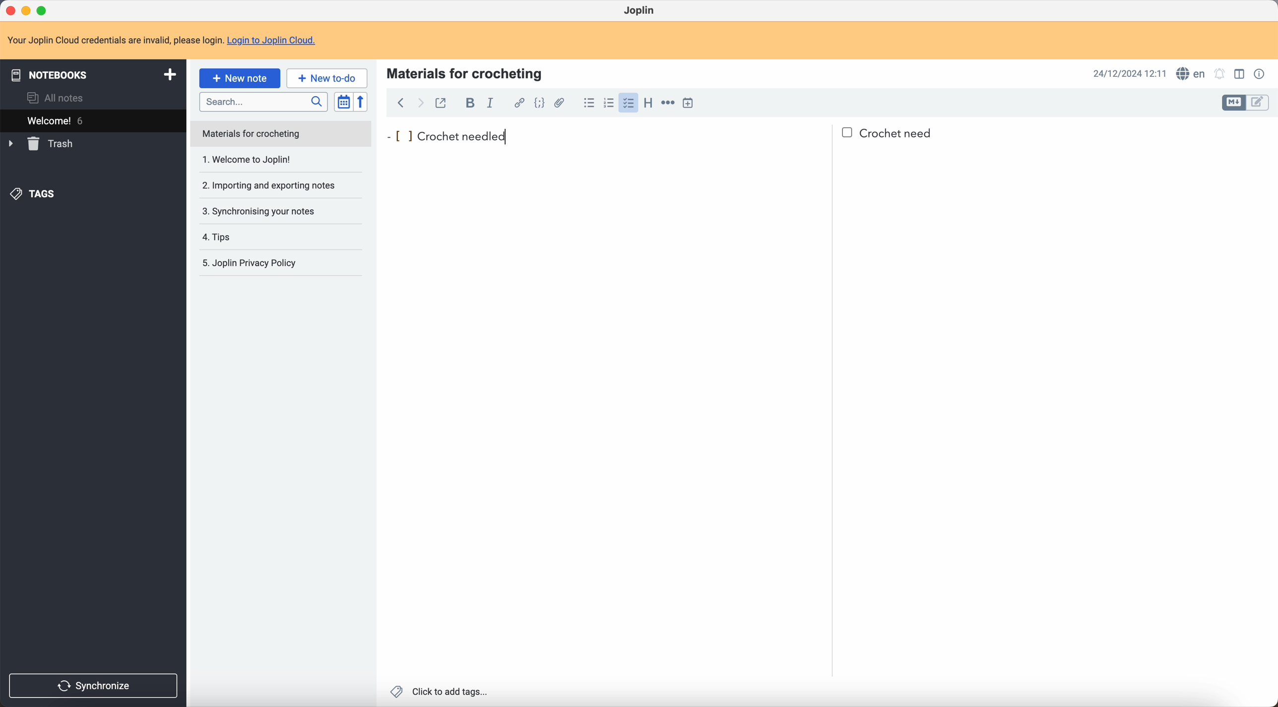 Image resolution: width=1278 pixels, height=707 pixels. I want to click on bold, so click(467, 103).